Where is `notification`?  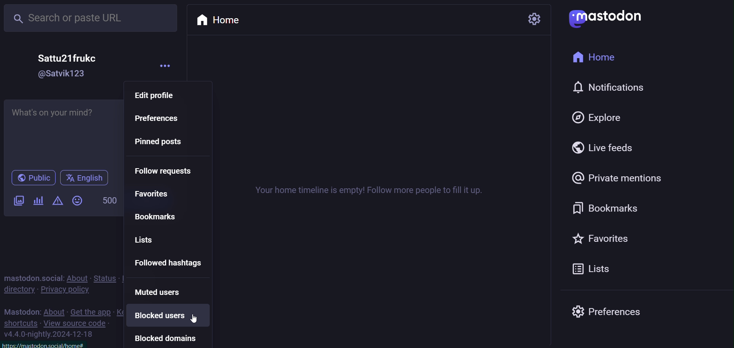 notification is located at coordinates (602, 89).